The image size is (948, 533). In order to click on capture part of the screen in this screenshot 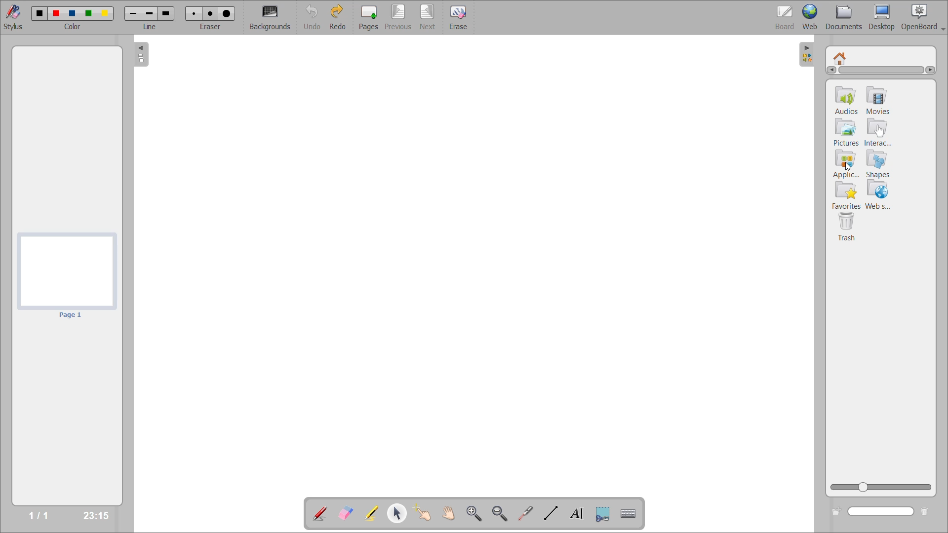, I will do `click(605, 513)`.